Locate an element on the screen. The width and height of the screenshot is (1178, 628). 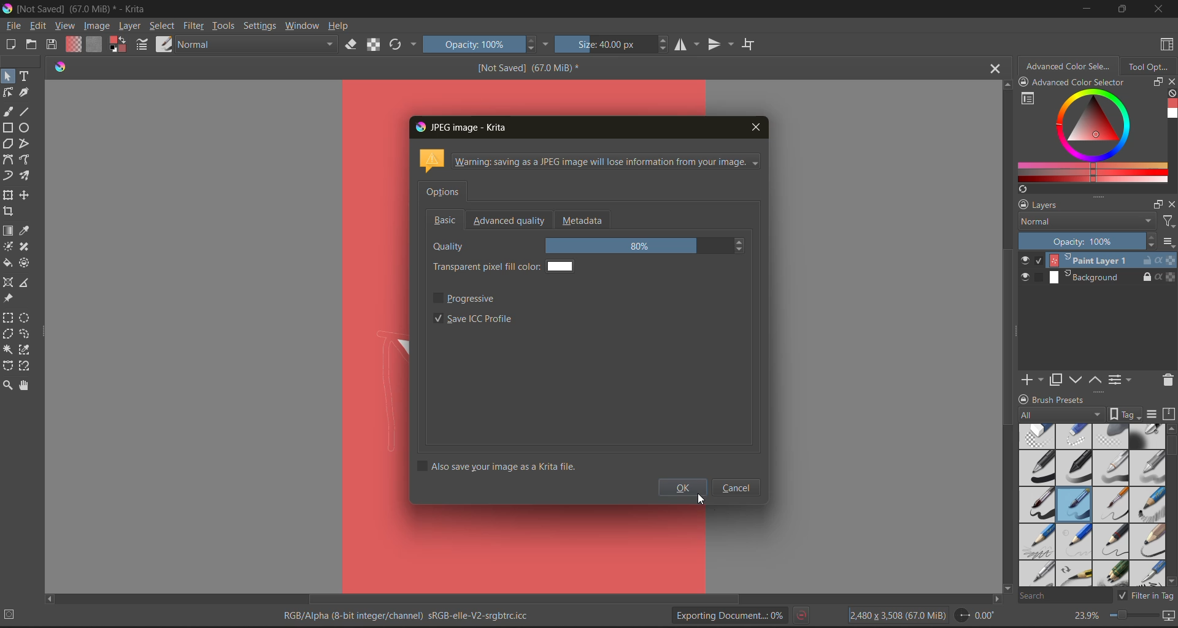
opacity is located at coordinates (482, 45).